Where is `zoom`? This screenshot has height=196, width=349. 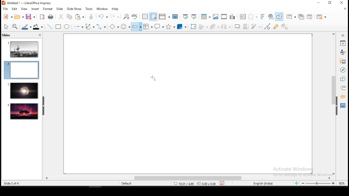
zoom is located at coordinates (318, 183).